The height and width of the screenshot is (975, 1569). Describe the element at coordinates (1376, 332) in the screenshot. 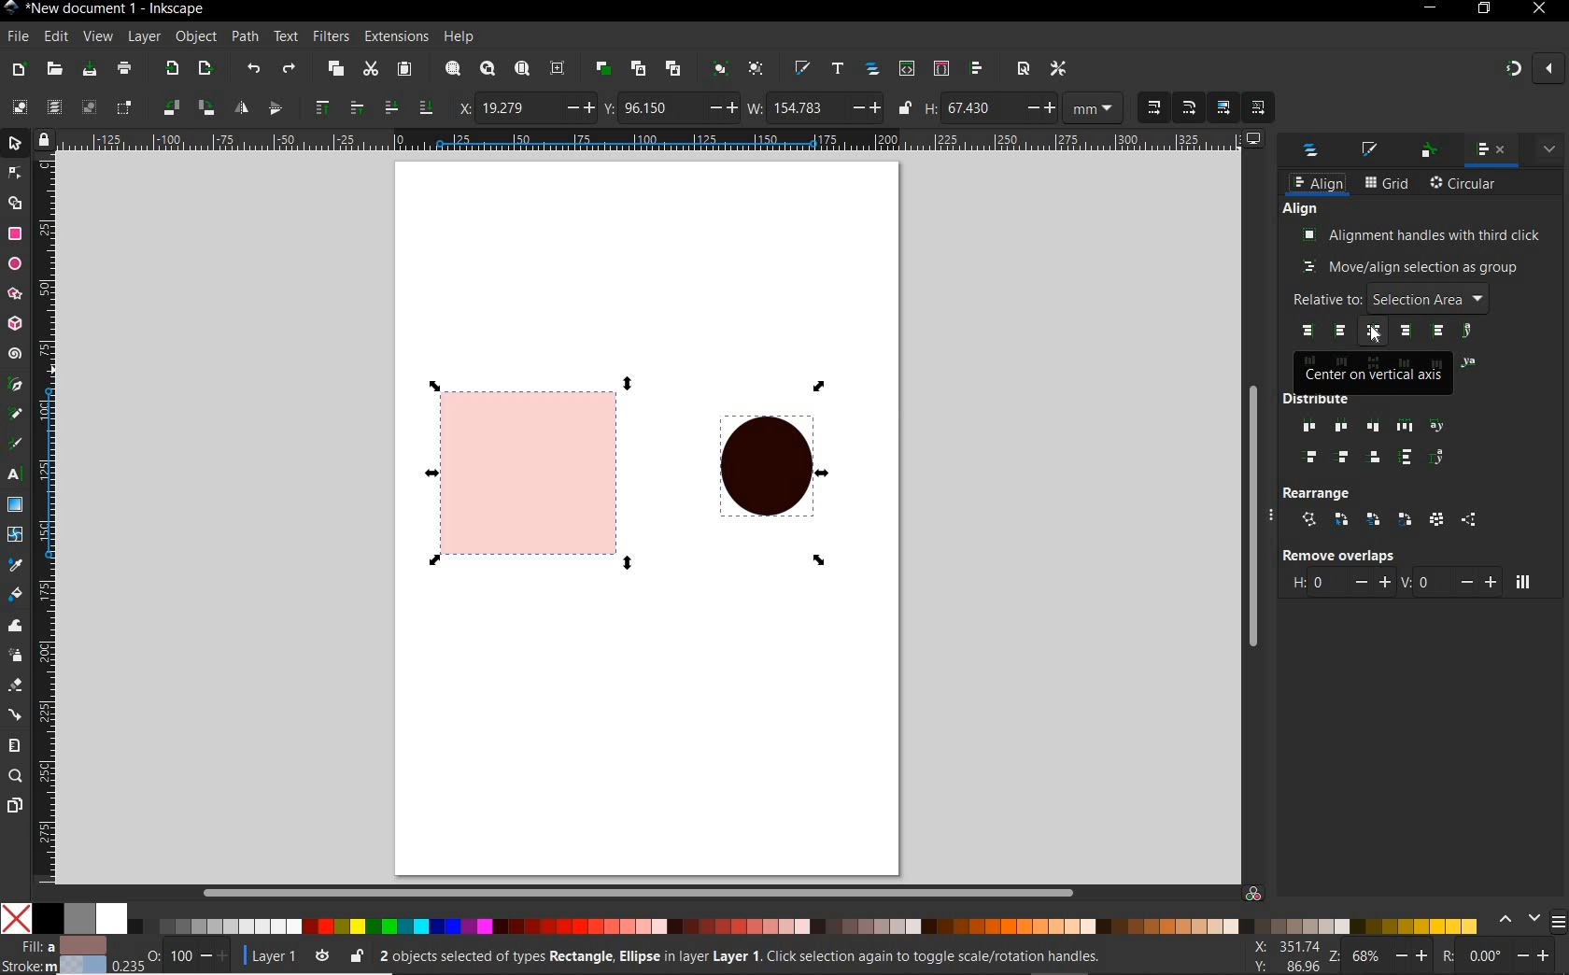

I see `CENTER ON VERTICAL AXIS` at that location.